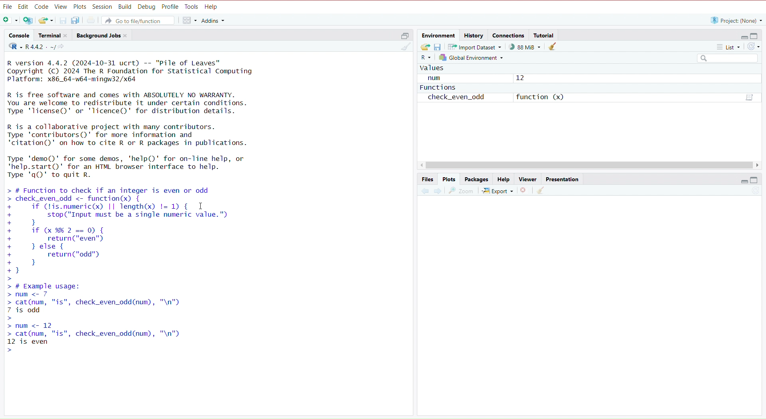 This screenshot has height=419, width=766. What do you see at coordinates (462, 192) in the screenshot?
I see `zoom` at bounding box center [462, 192].